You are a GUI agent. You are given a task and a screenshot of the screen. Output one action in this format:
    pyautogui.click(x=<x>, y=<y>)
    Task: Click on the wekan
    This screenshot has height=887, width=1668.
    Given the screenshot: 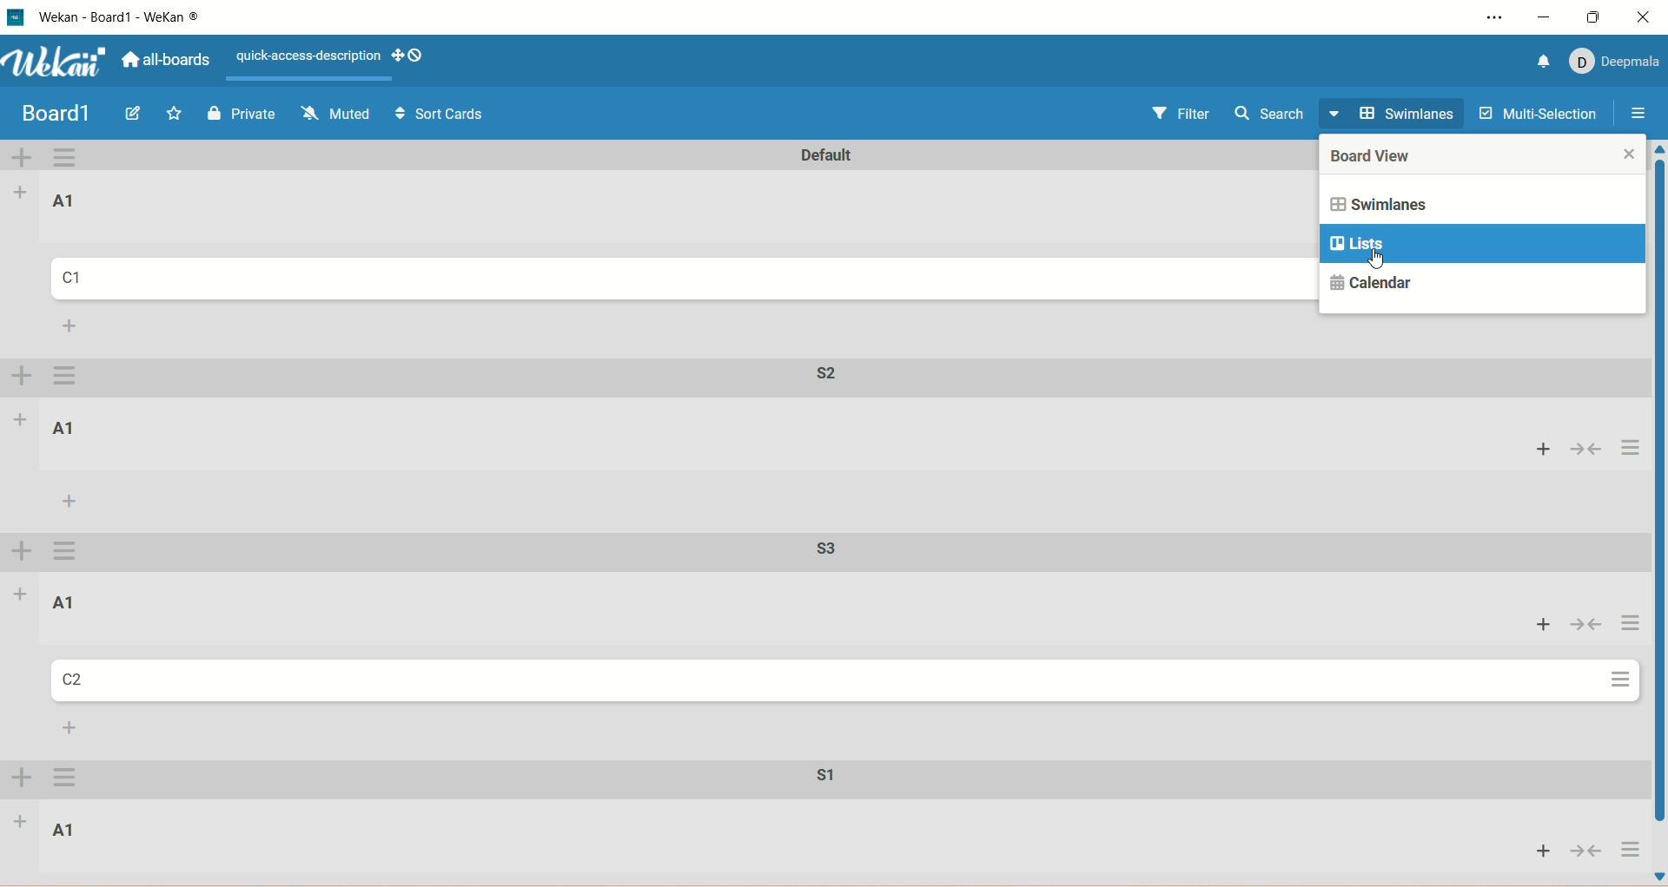 What is the action you would take?
    pyautogui.click(x=58, y=64)
    